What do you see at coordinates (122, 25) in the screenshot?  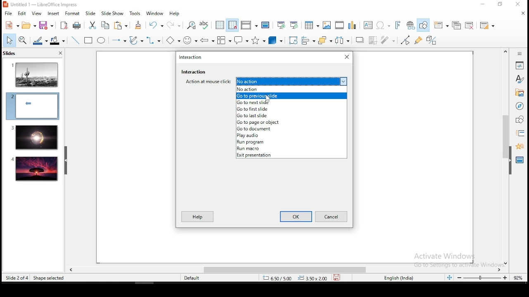 I see `paste` at bounding box center [122, 25].